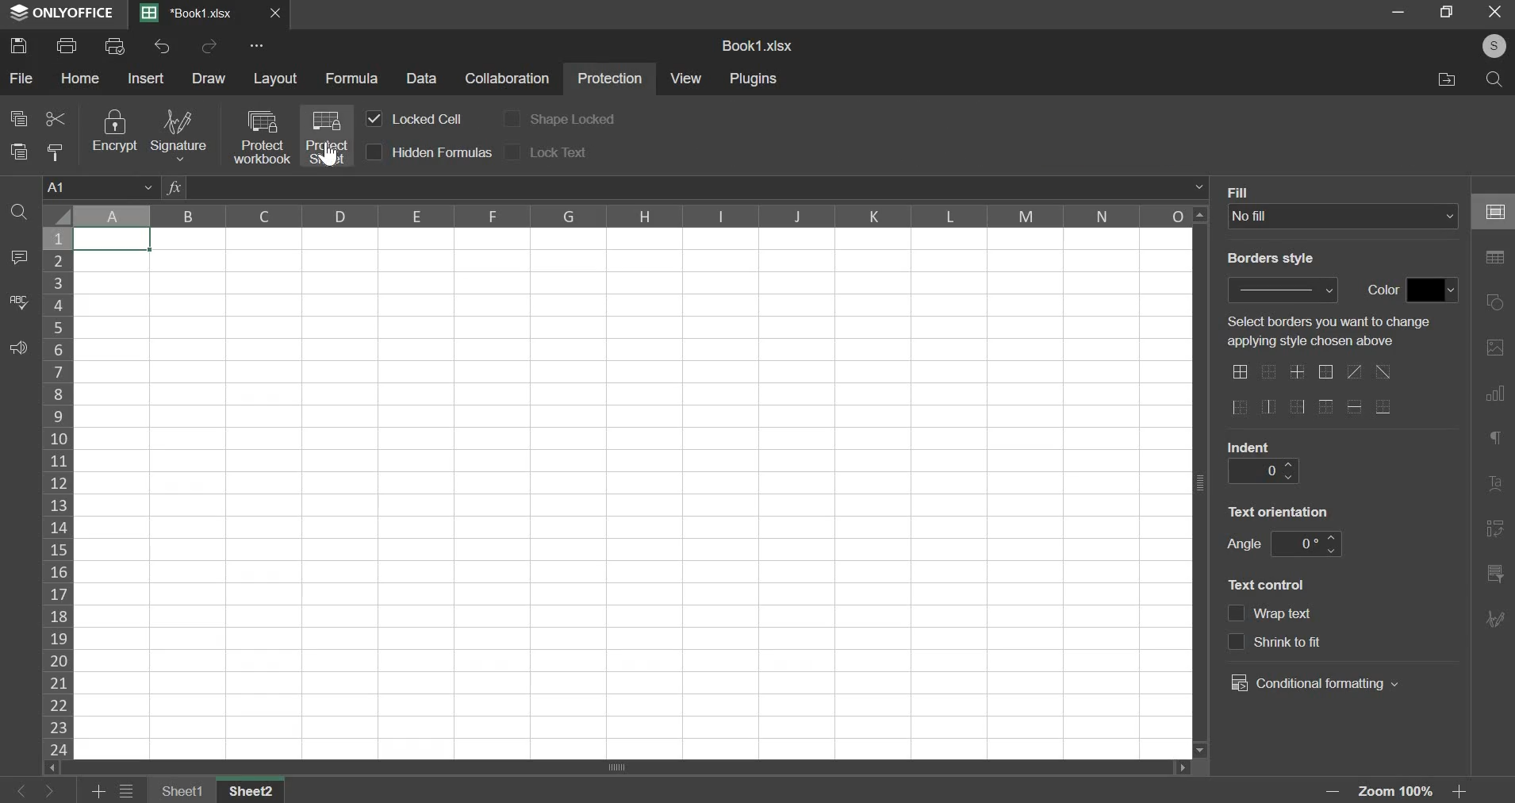 The image size is (1515, 803). What do you see at coordinates (1463, 792) in the screenshot?
I see `zoom in` at bounding box center [1463, 792].